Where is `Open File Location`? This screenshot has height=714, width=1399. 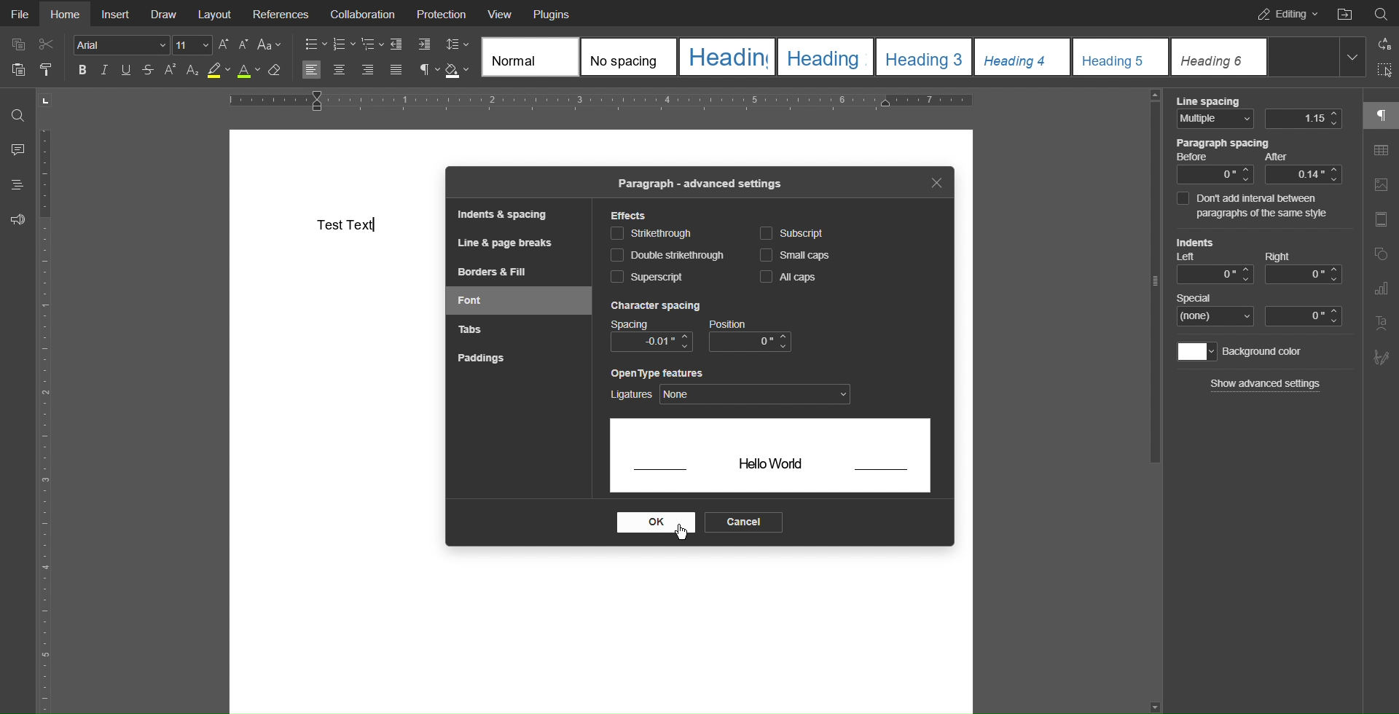
Open File Location is located at coordinates (1344, 12).